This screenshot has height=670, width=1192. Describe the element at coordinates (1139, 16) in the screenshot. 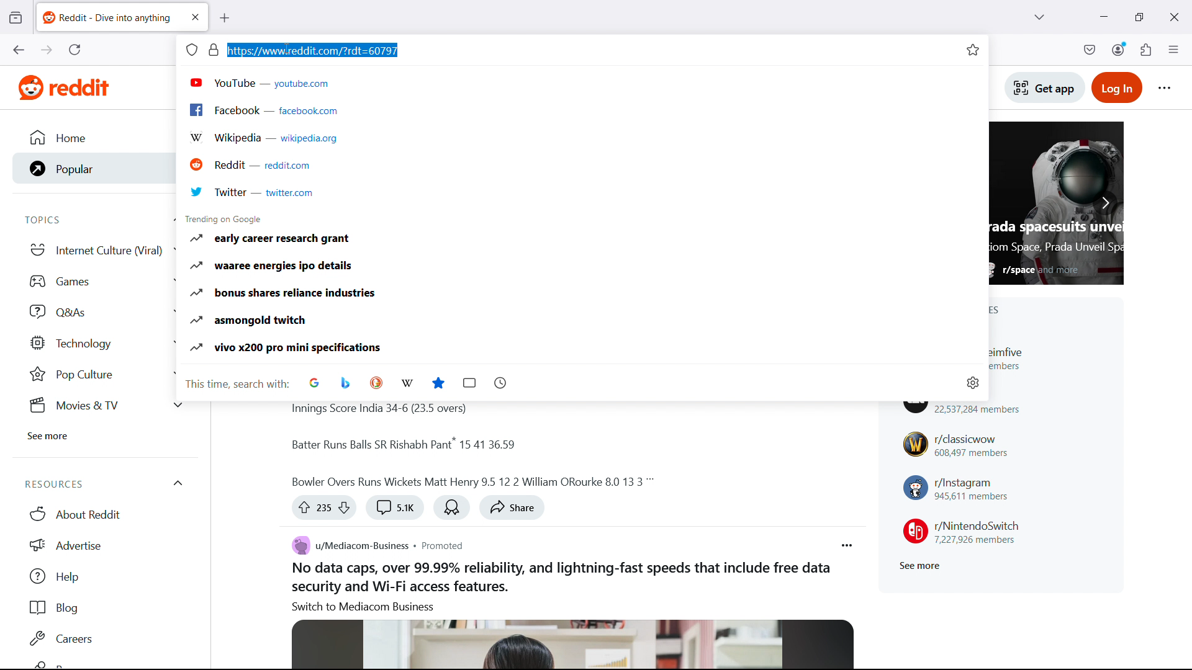

I see `maximize` at that location.